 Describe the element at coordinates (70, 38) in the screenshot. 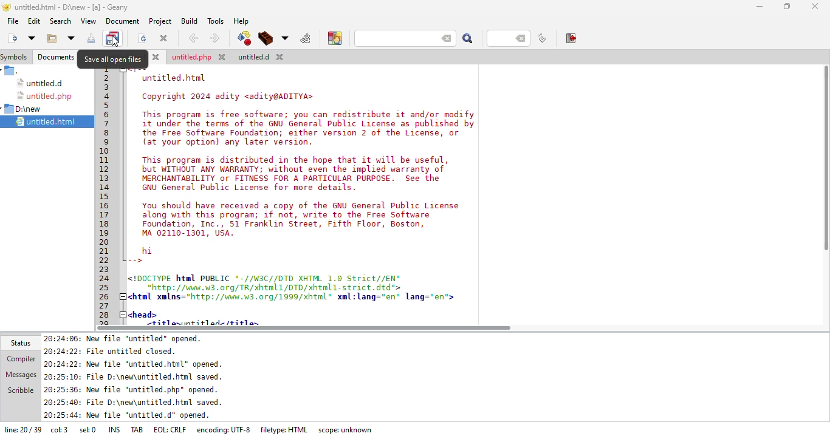

I see `open` at that location.